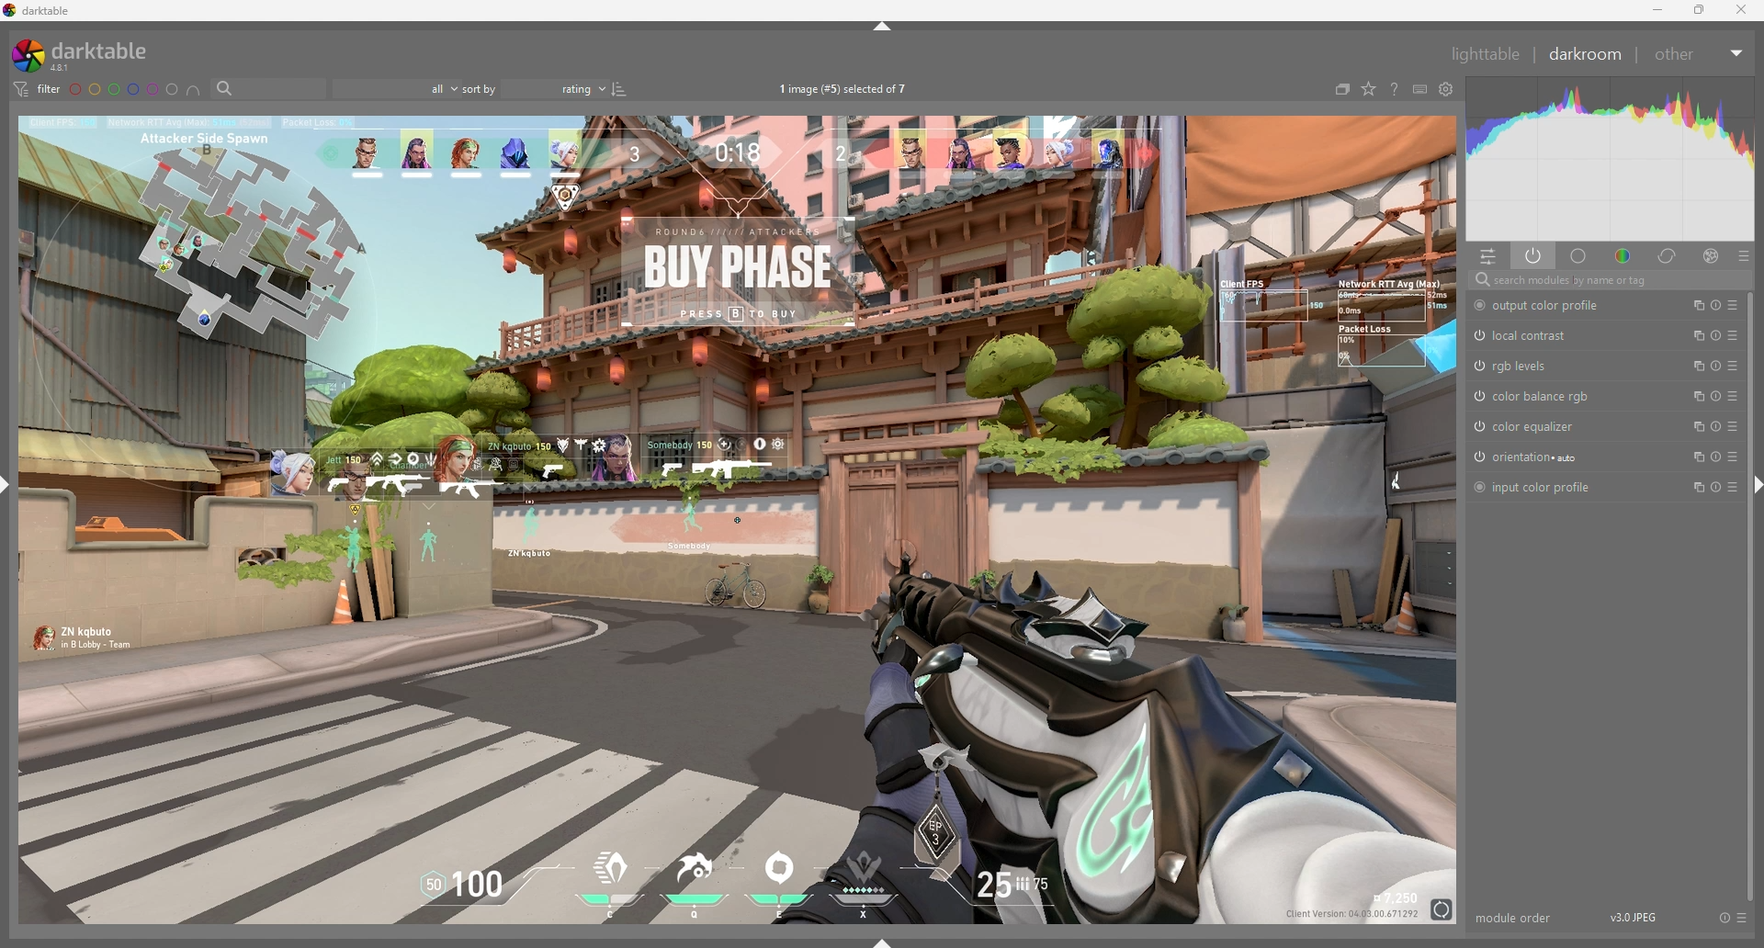 Image resolution: width=1764 pixels, height=948 pixels. What do you see at coordinates (1488, 256) in the screenshot?
I see `quick access panel` at bounding box center [1488, 256].